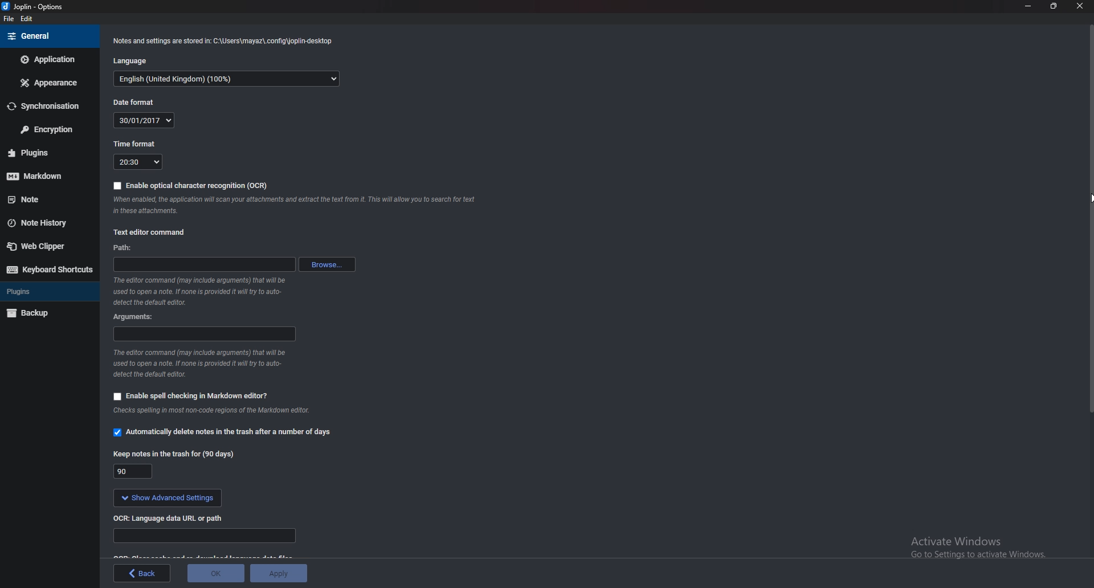 Image resolution: width=1094 pixels, height=588 pixels. Describe the element at coordinates (39, 199) in the screenshot. I see `note` at that location.